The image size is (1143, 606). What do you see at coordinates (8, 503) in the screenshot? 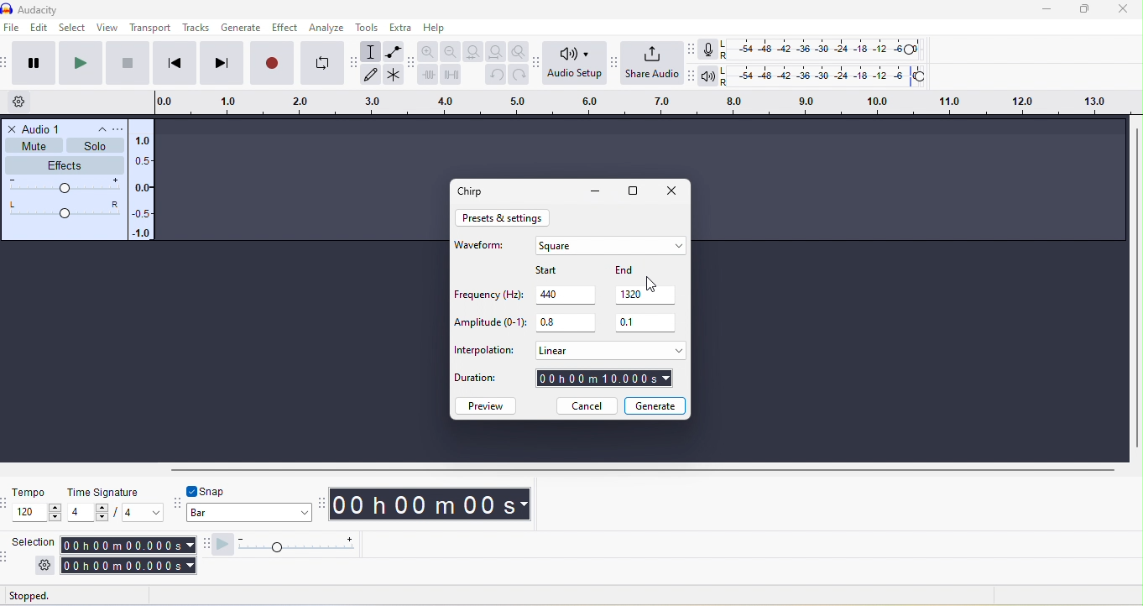
I see `audacity time signature toolbar` at bounding box center [8, 503].